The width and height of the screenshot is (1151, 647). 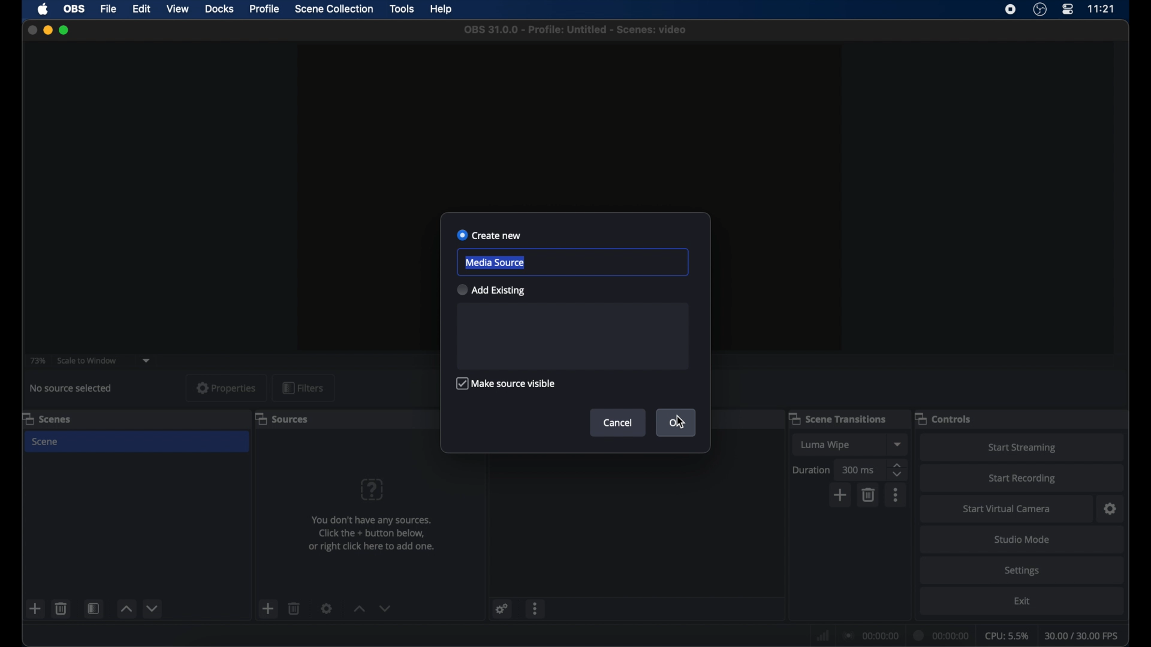 What do you see at coordinates (535, 608) in the screenshot?
I see `more options` at bounding box center [535, 608].